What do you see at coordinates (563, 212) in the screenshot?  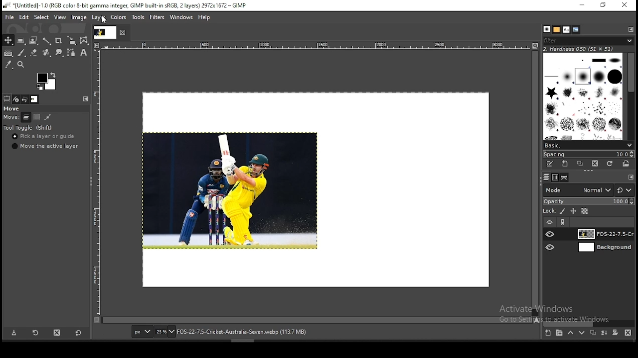 I see `lock pixels` at bounding box center [563, 212].